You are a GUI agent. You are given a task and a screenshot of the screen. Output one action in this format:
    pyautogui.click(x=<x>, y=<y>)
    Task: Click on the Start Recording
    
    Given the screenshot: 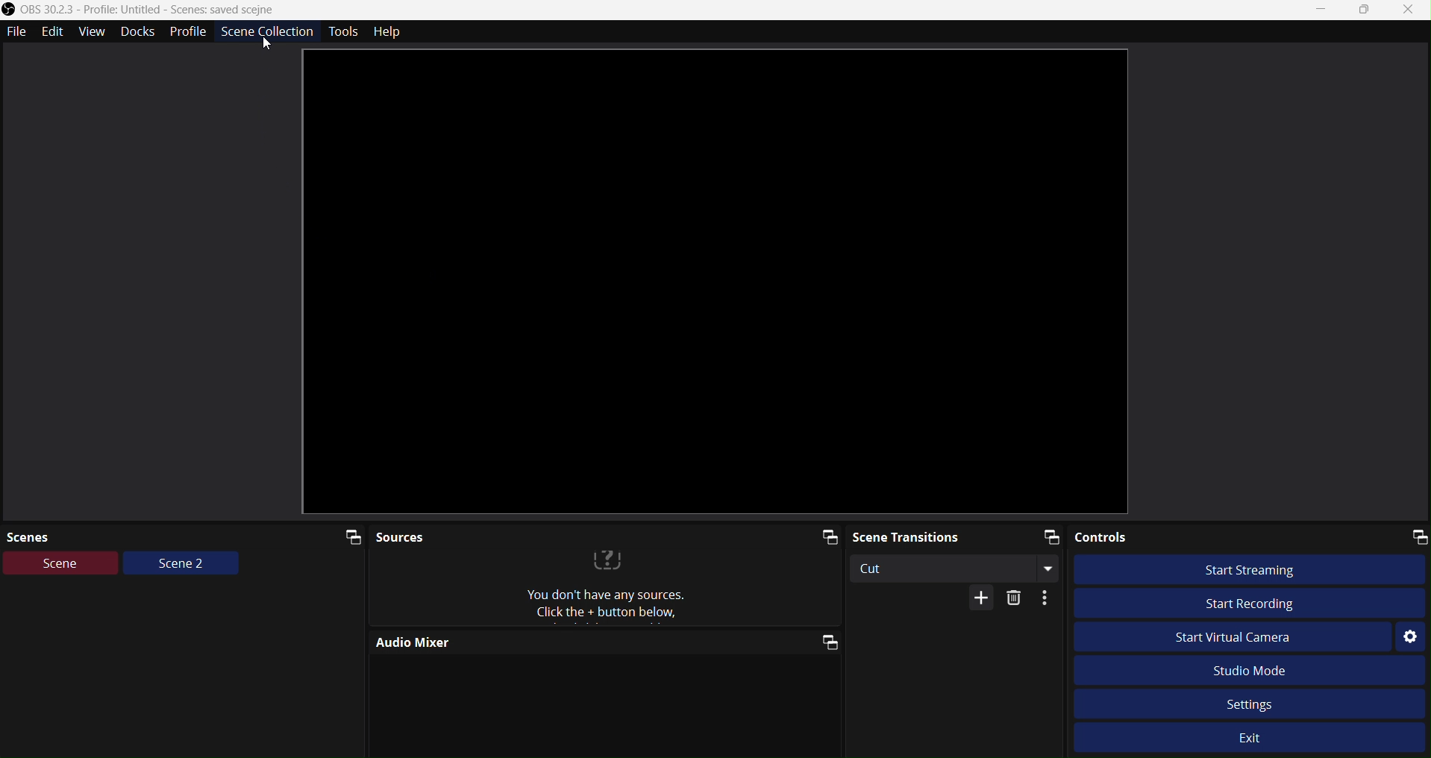 What is the action you would take?
    pyautogui.click(x=1249, y=604)
    